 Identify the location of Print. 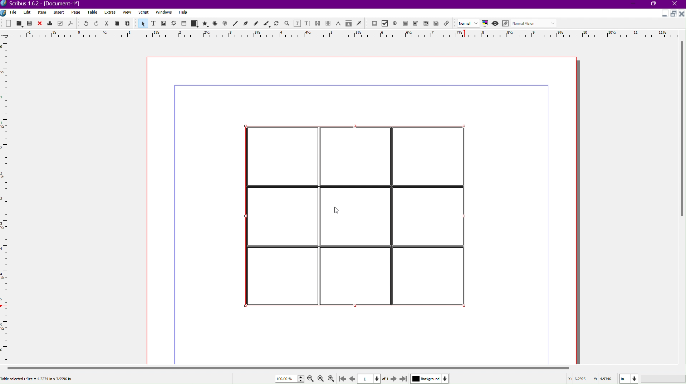
(50, 23).